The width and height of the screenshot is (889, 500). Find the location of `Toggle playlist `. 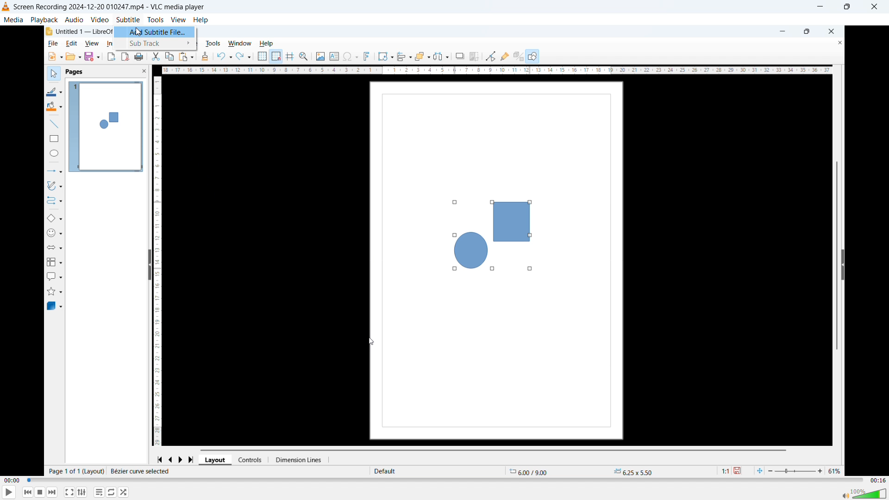

Toggle playlist  is located at coordinates (99, 493).